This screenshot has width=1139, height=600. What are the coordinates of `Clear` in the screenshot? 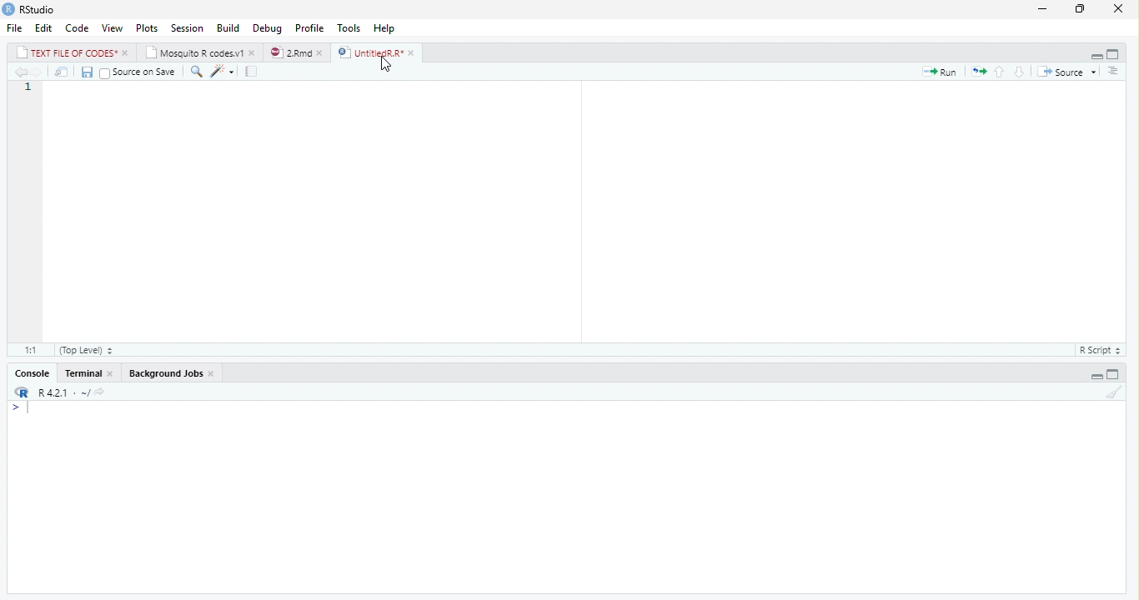 It's located at (1116, 393).